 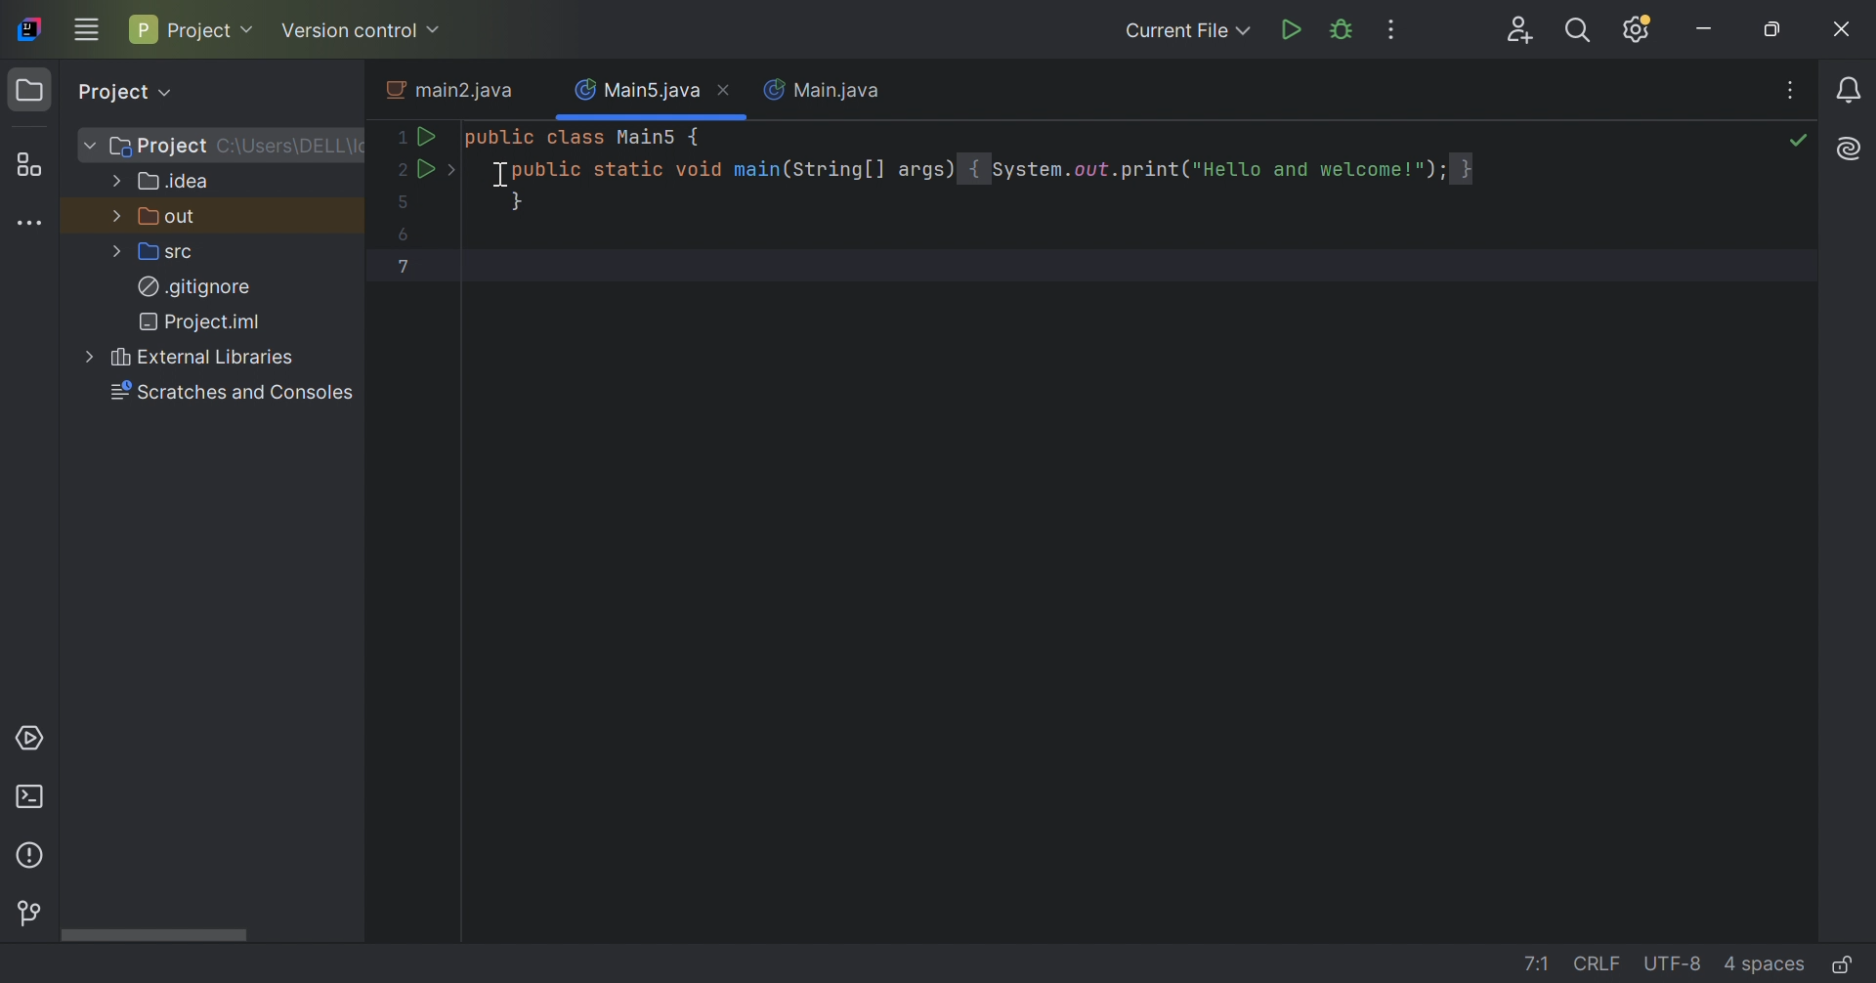 I want to click on 2, so click(x=398, y=167).